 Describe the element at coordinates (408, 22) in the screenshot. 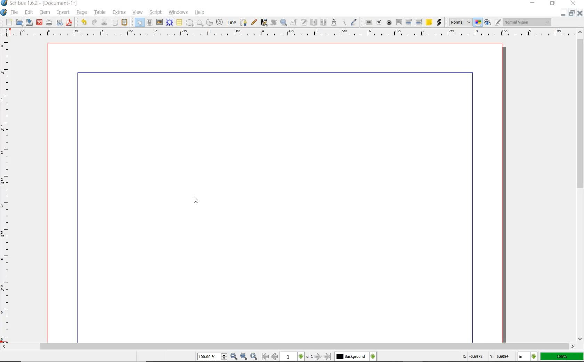

I see `PDF COMBO BOX` at that location.